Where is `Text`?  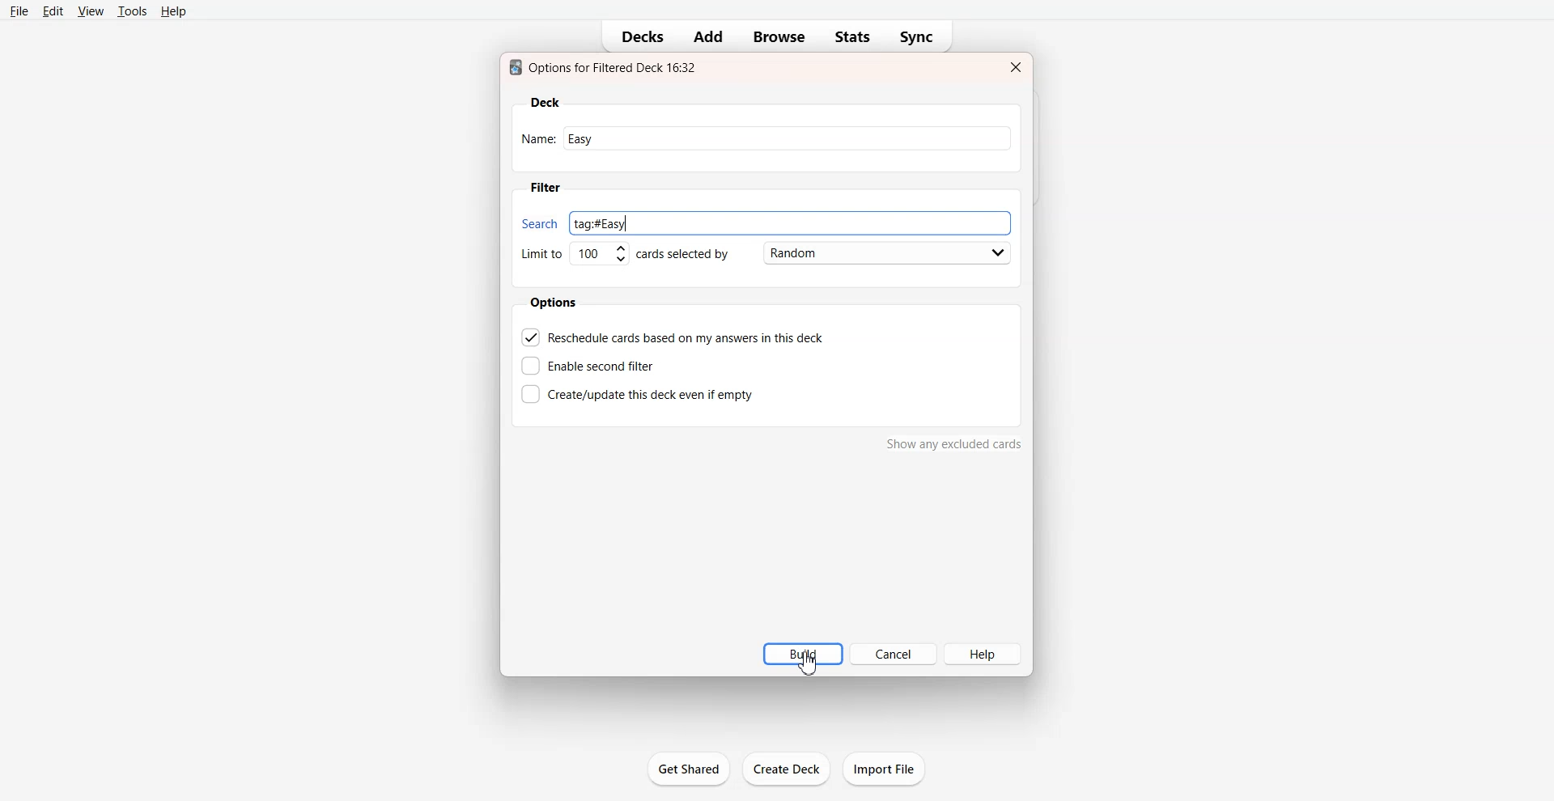
Text is located at coordinates (606, 67).